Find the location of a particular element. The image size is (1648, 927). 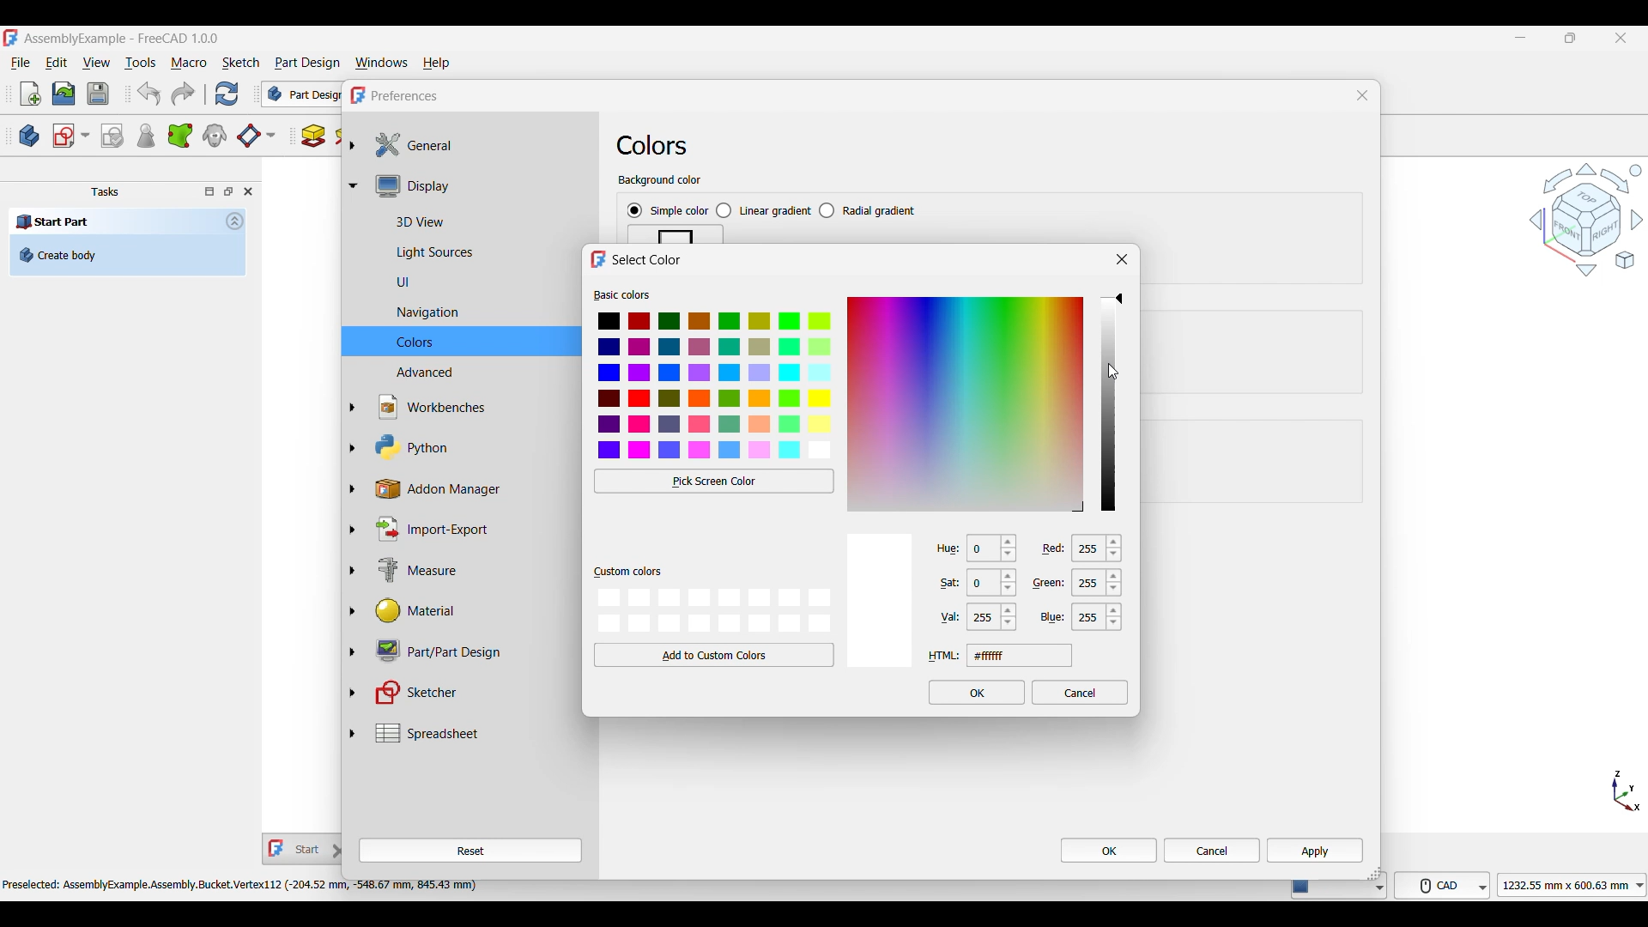

OK is located at coordinates (978, 693).